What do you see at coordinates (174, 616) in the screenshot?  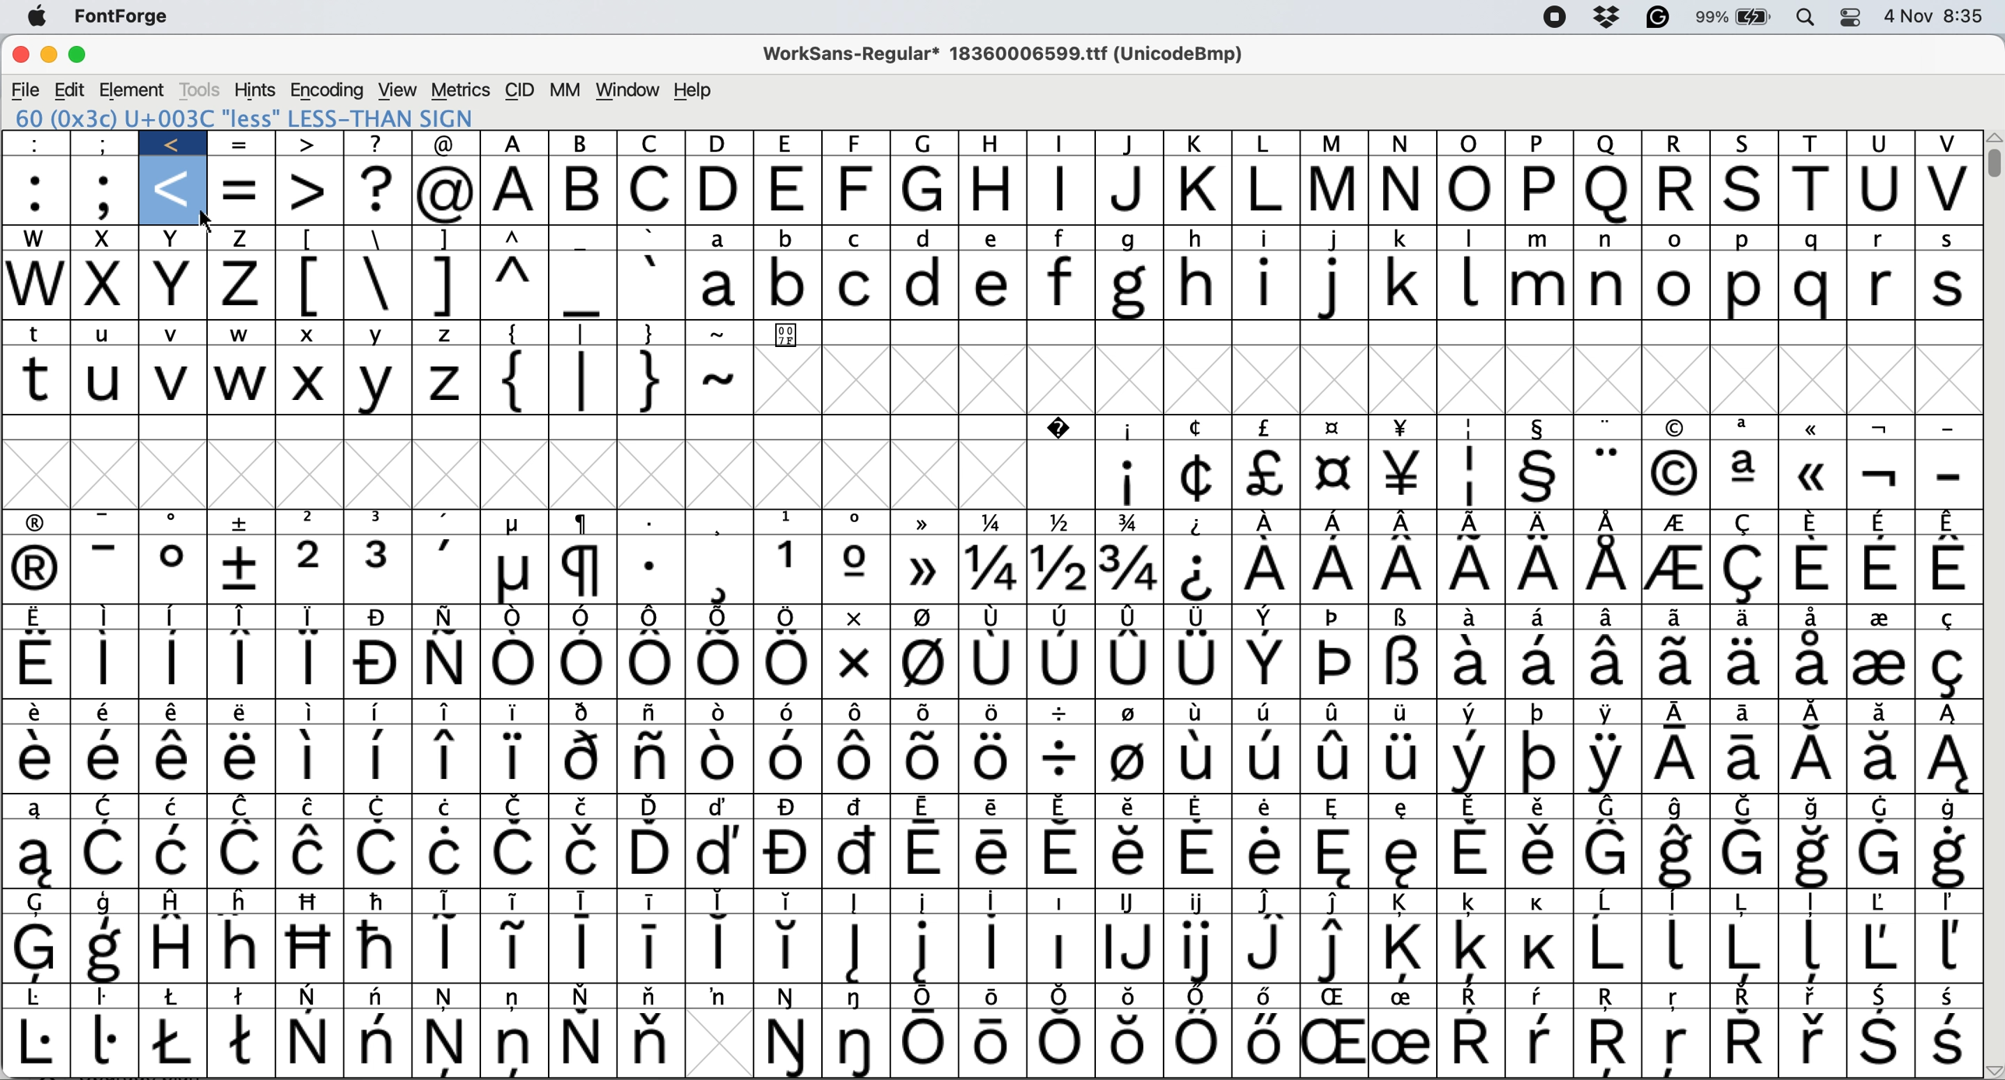 I see `Symbol` at bounding box center [174, 616].